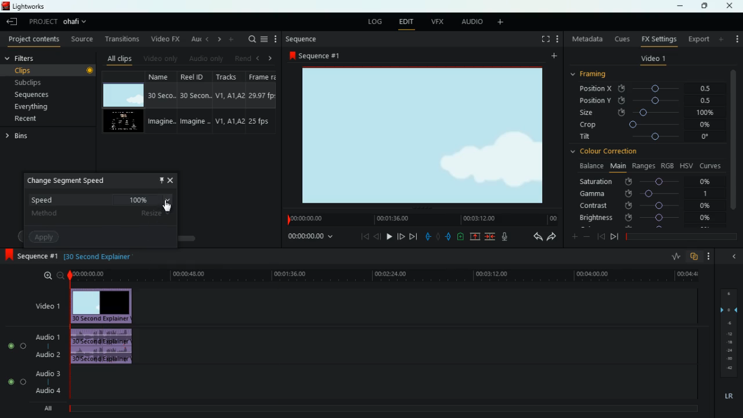 This screenshot has width=743, height=418. I want to click on rend, so click(239, 57).